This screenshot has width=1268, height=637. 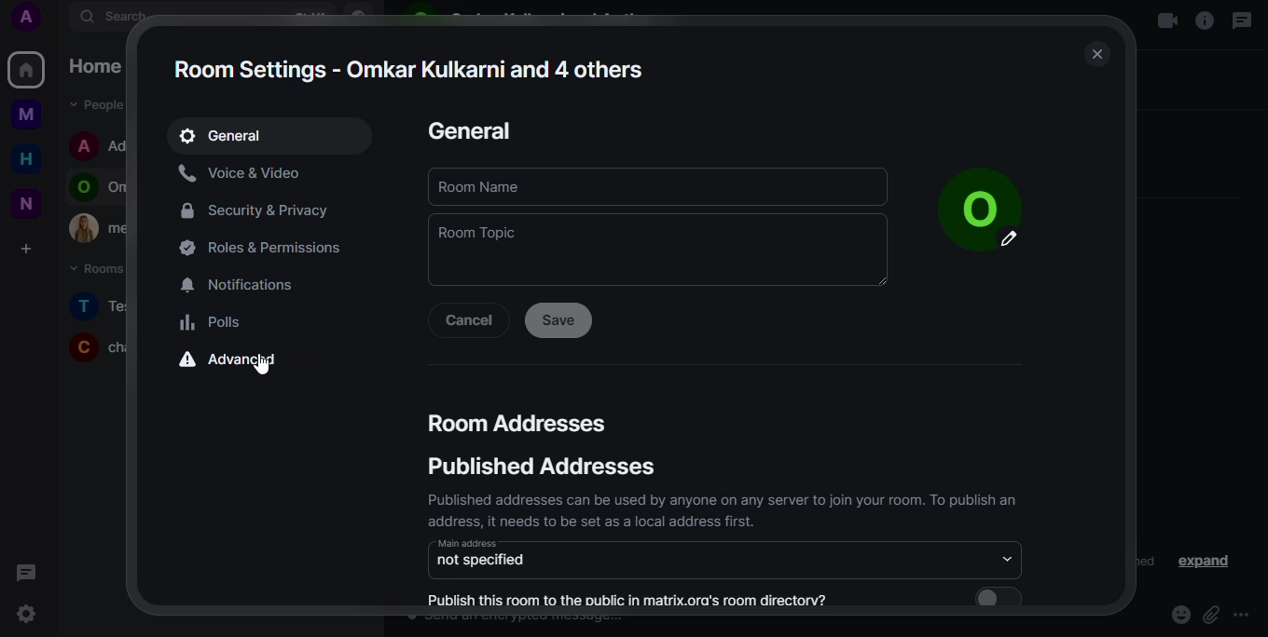 What do you see at coordinates (1178, 616) in the screenshot?
I see `emoji` at bounding box center [1178, 616].